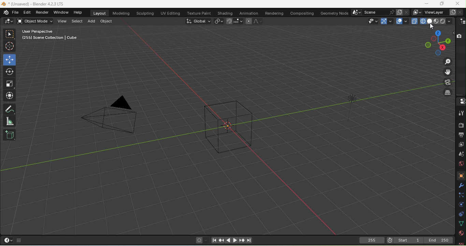 This screenshot has width=466, height=246. Describe the element at coordinates (432, 27) in the screenshot. I see `Cursor` at that location.